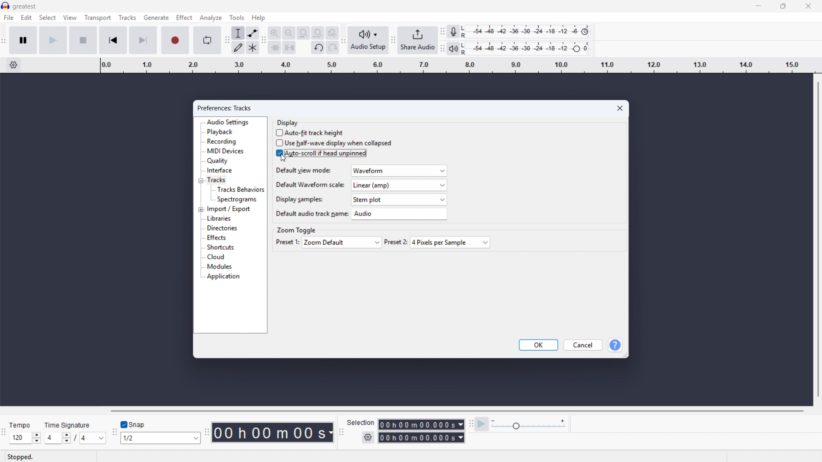 The width and height of the screenshot is (822, 462). What do you see at coordinates (128, 18) in the screenshot?
I see `Tracks ` at bounding box center [128, 18].